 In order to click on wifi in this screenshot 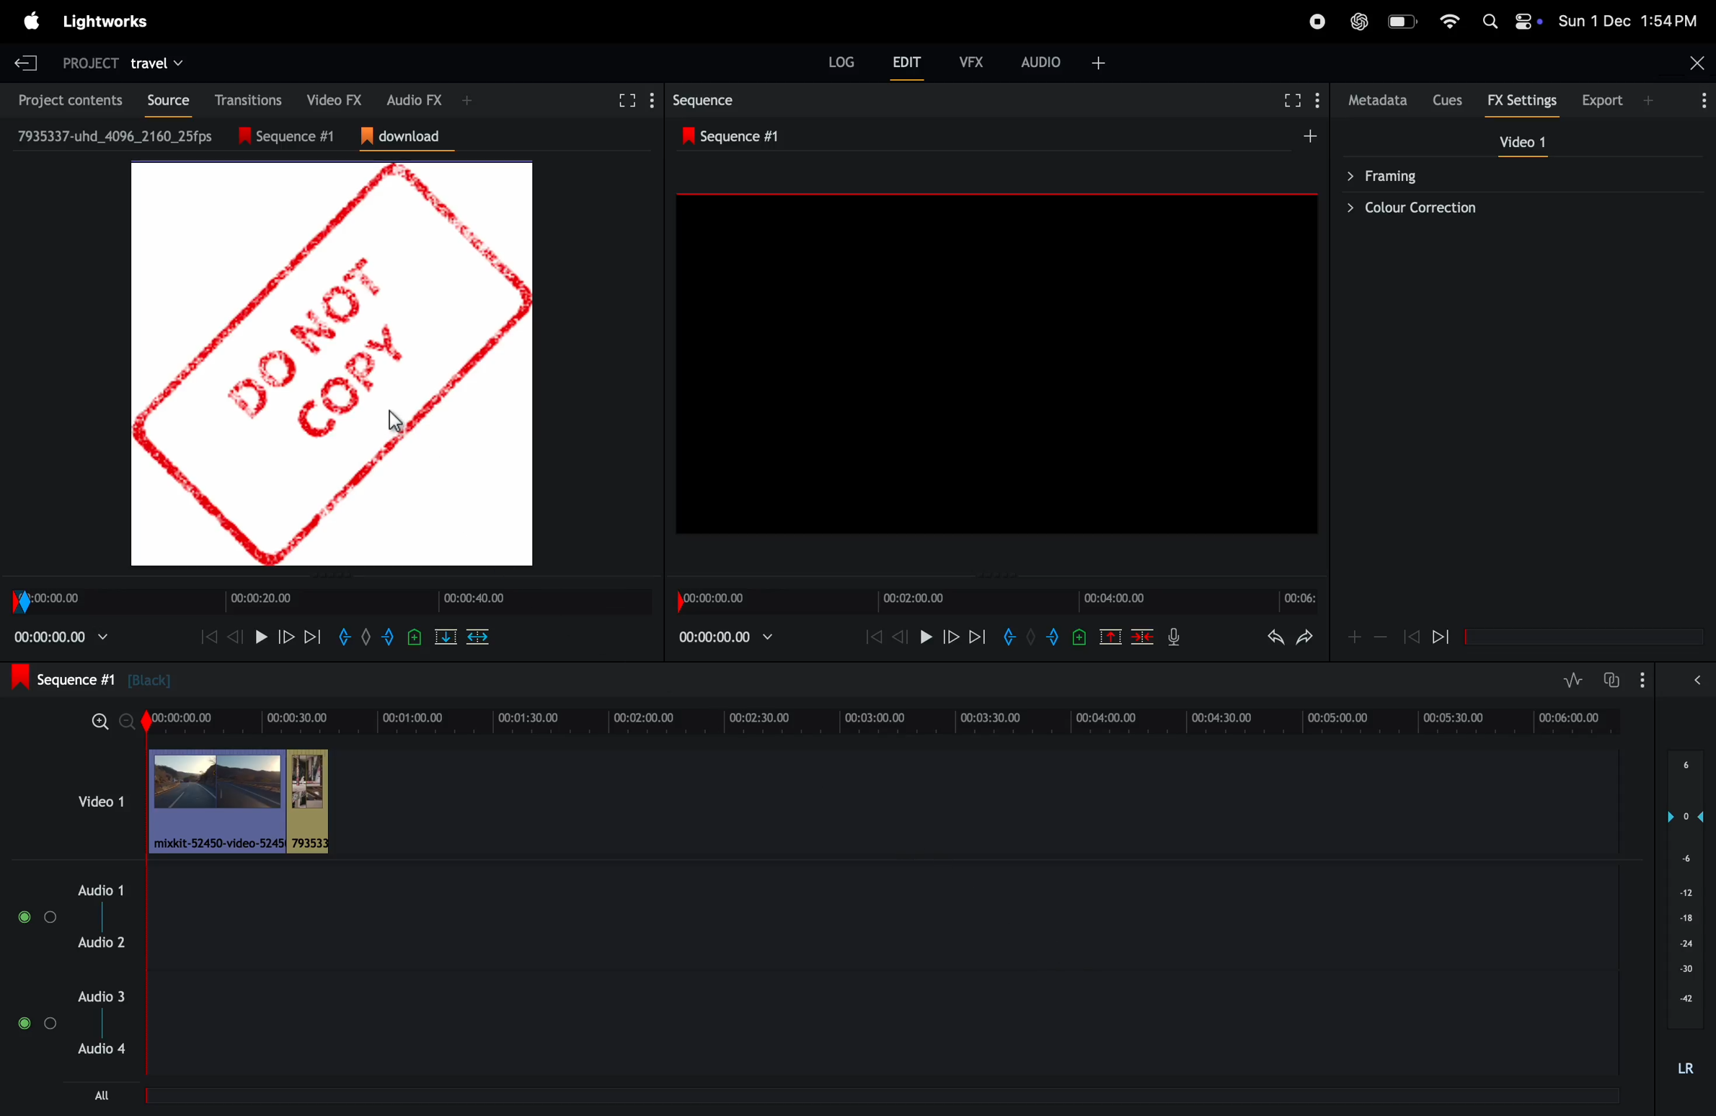, I will do `click(1449, 21)`.